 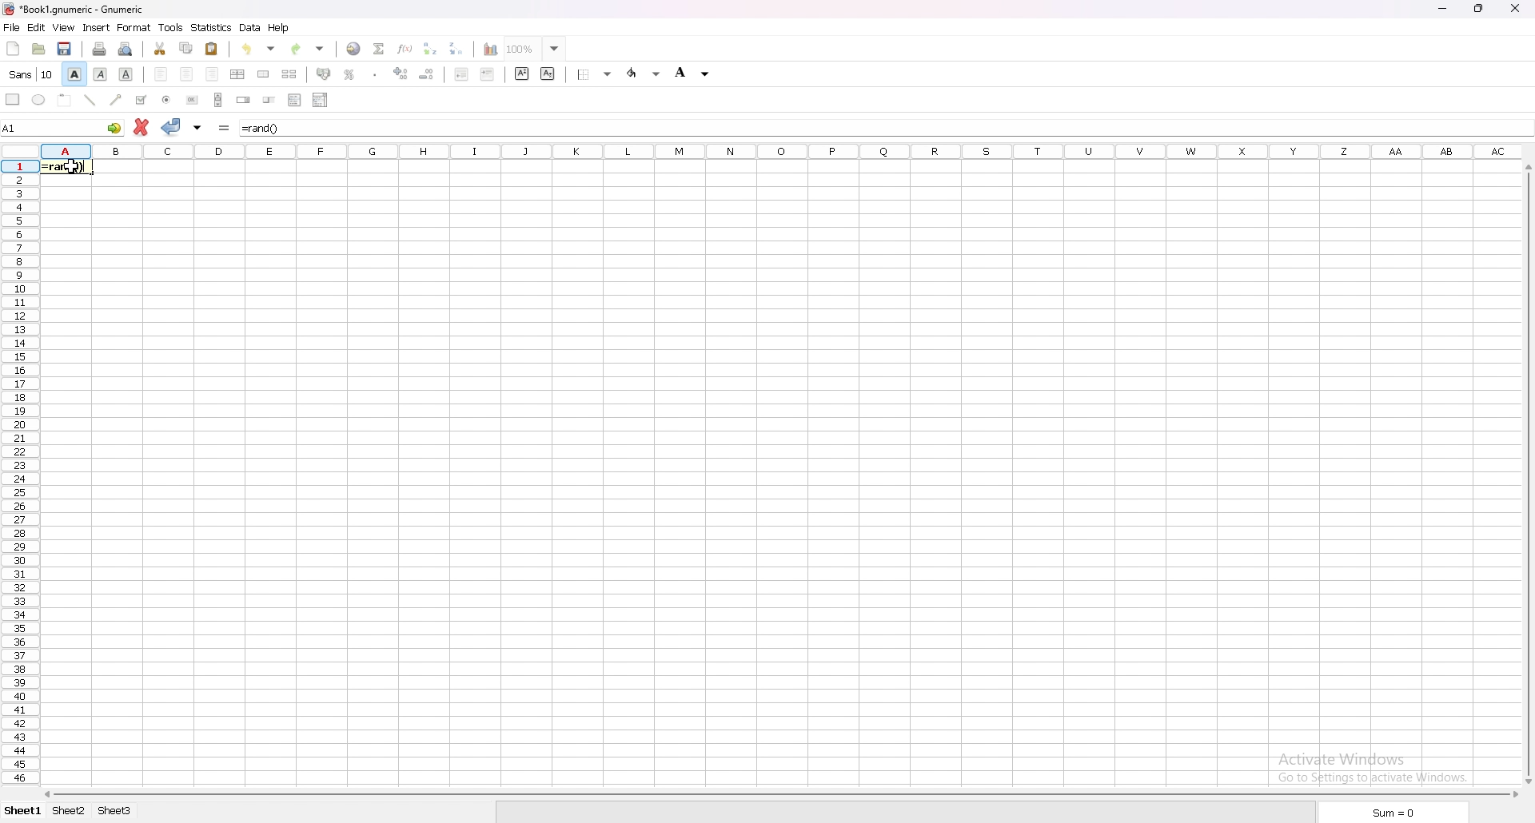 I want to click on scroll bar, so click(x=217, y=100).